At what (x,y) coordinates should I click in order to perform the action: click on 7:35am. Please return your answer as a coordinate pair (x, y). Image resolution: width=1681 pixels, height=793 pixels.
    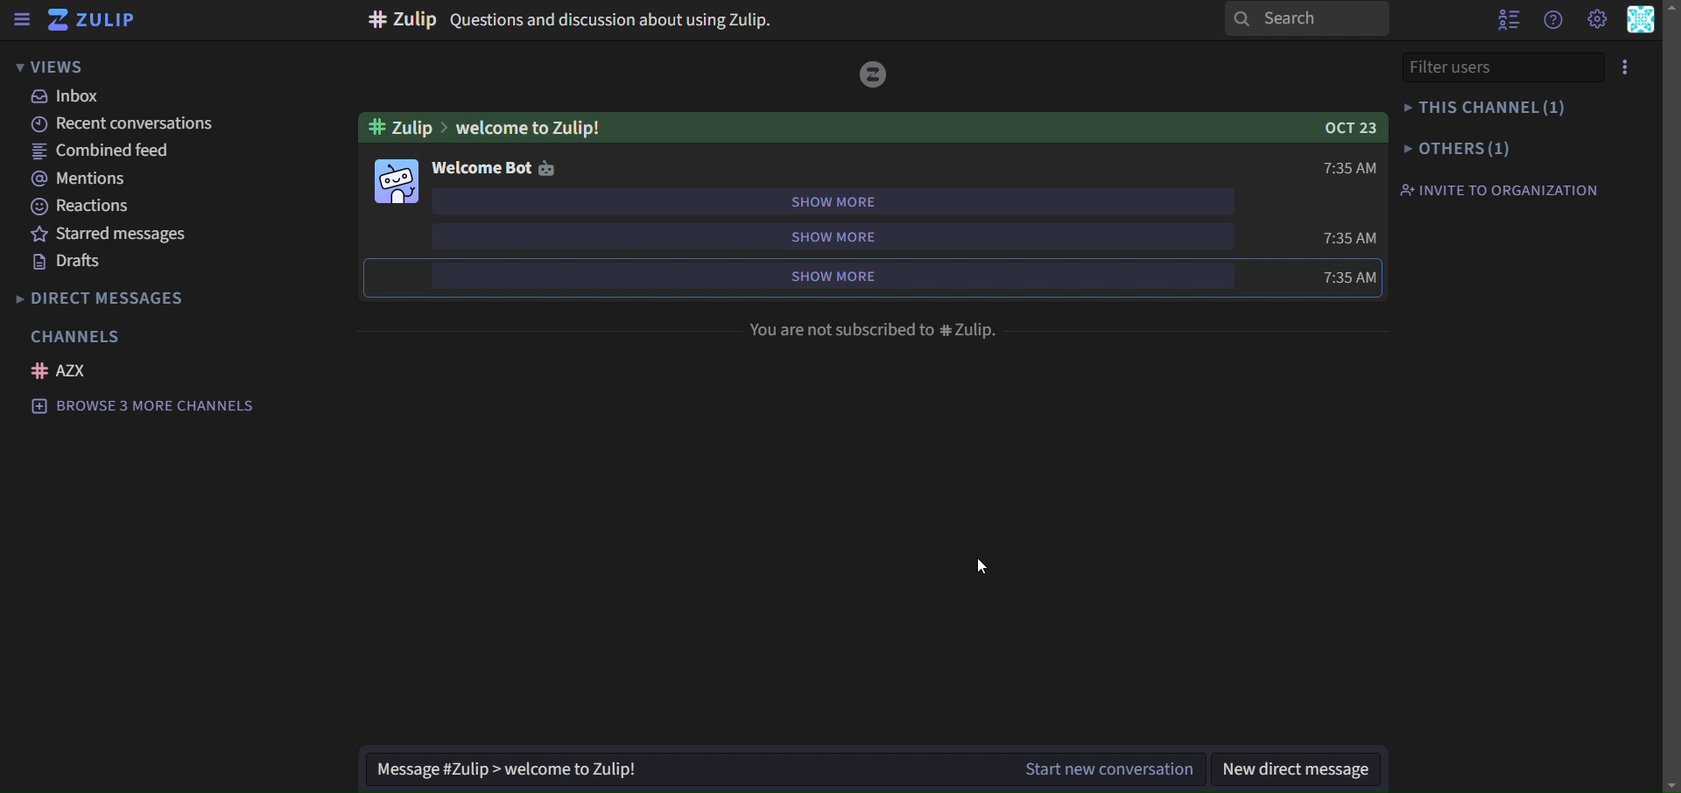
    Looking at the image, I should click on (1330, 167).